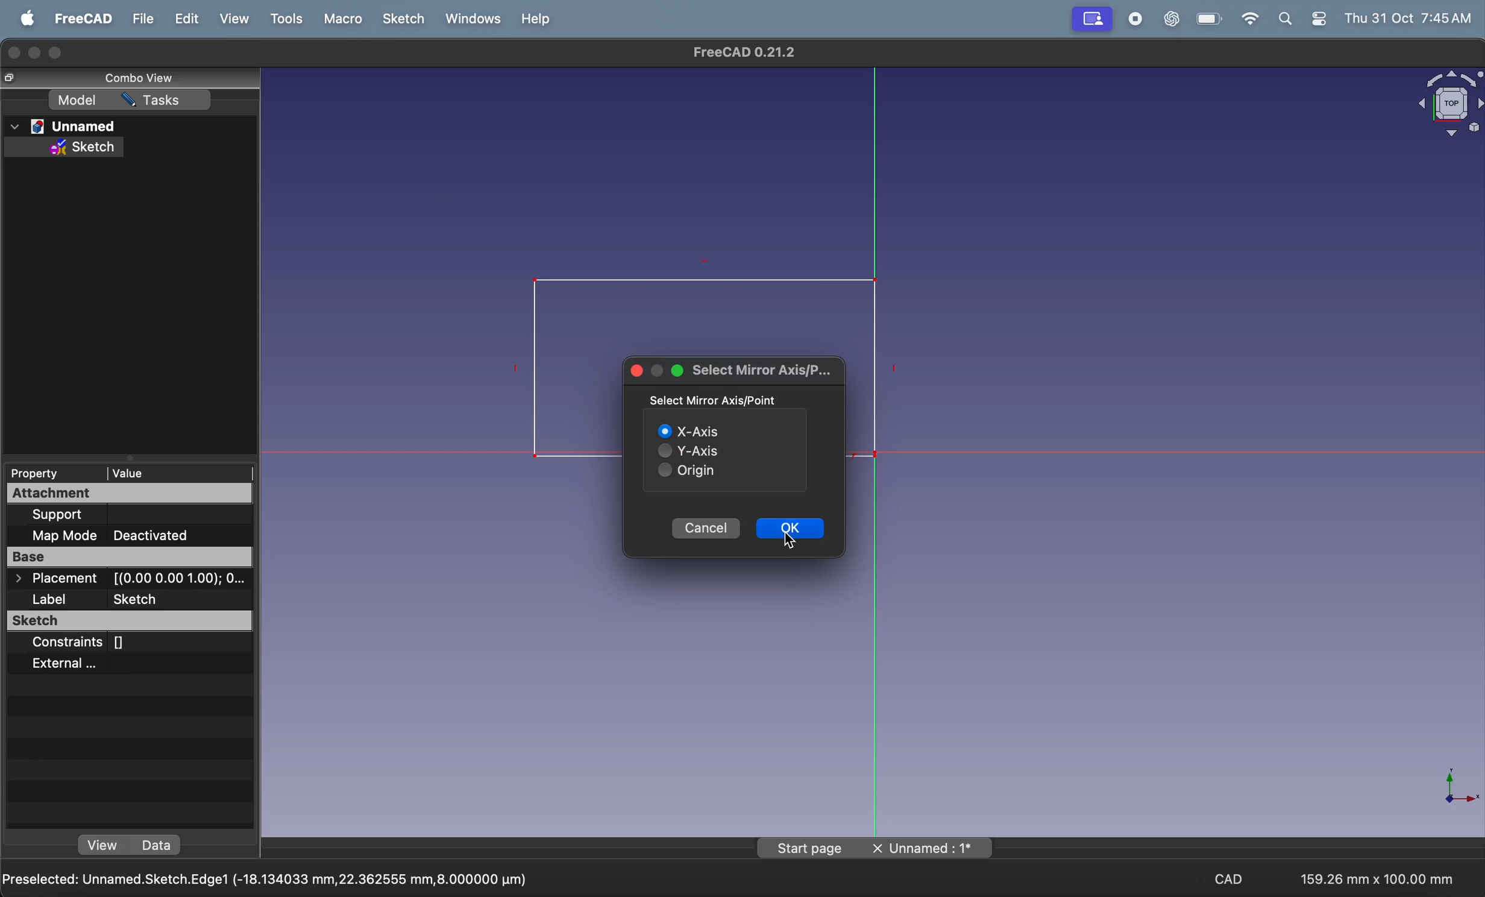 The width and height of the screenshot is (1485, 897). What do you see at coordinates (694, 452) in the screenshot?
I see `y axis` at bounding box center [694, 452].